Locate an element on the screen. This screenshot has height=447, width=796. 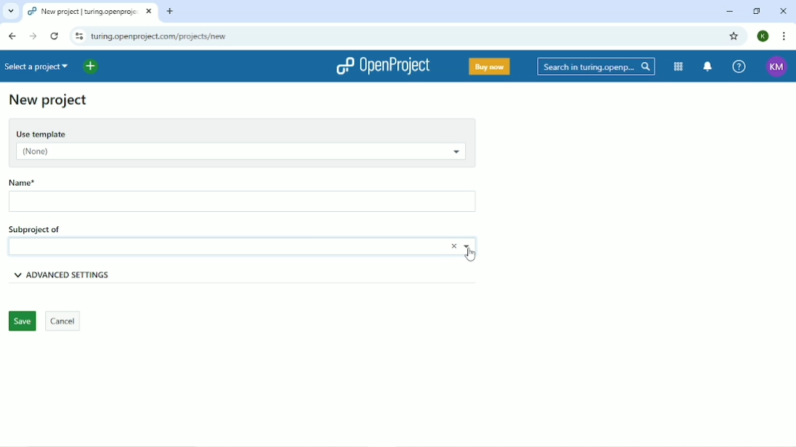
Restore down is located at coordinates (759, 12).